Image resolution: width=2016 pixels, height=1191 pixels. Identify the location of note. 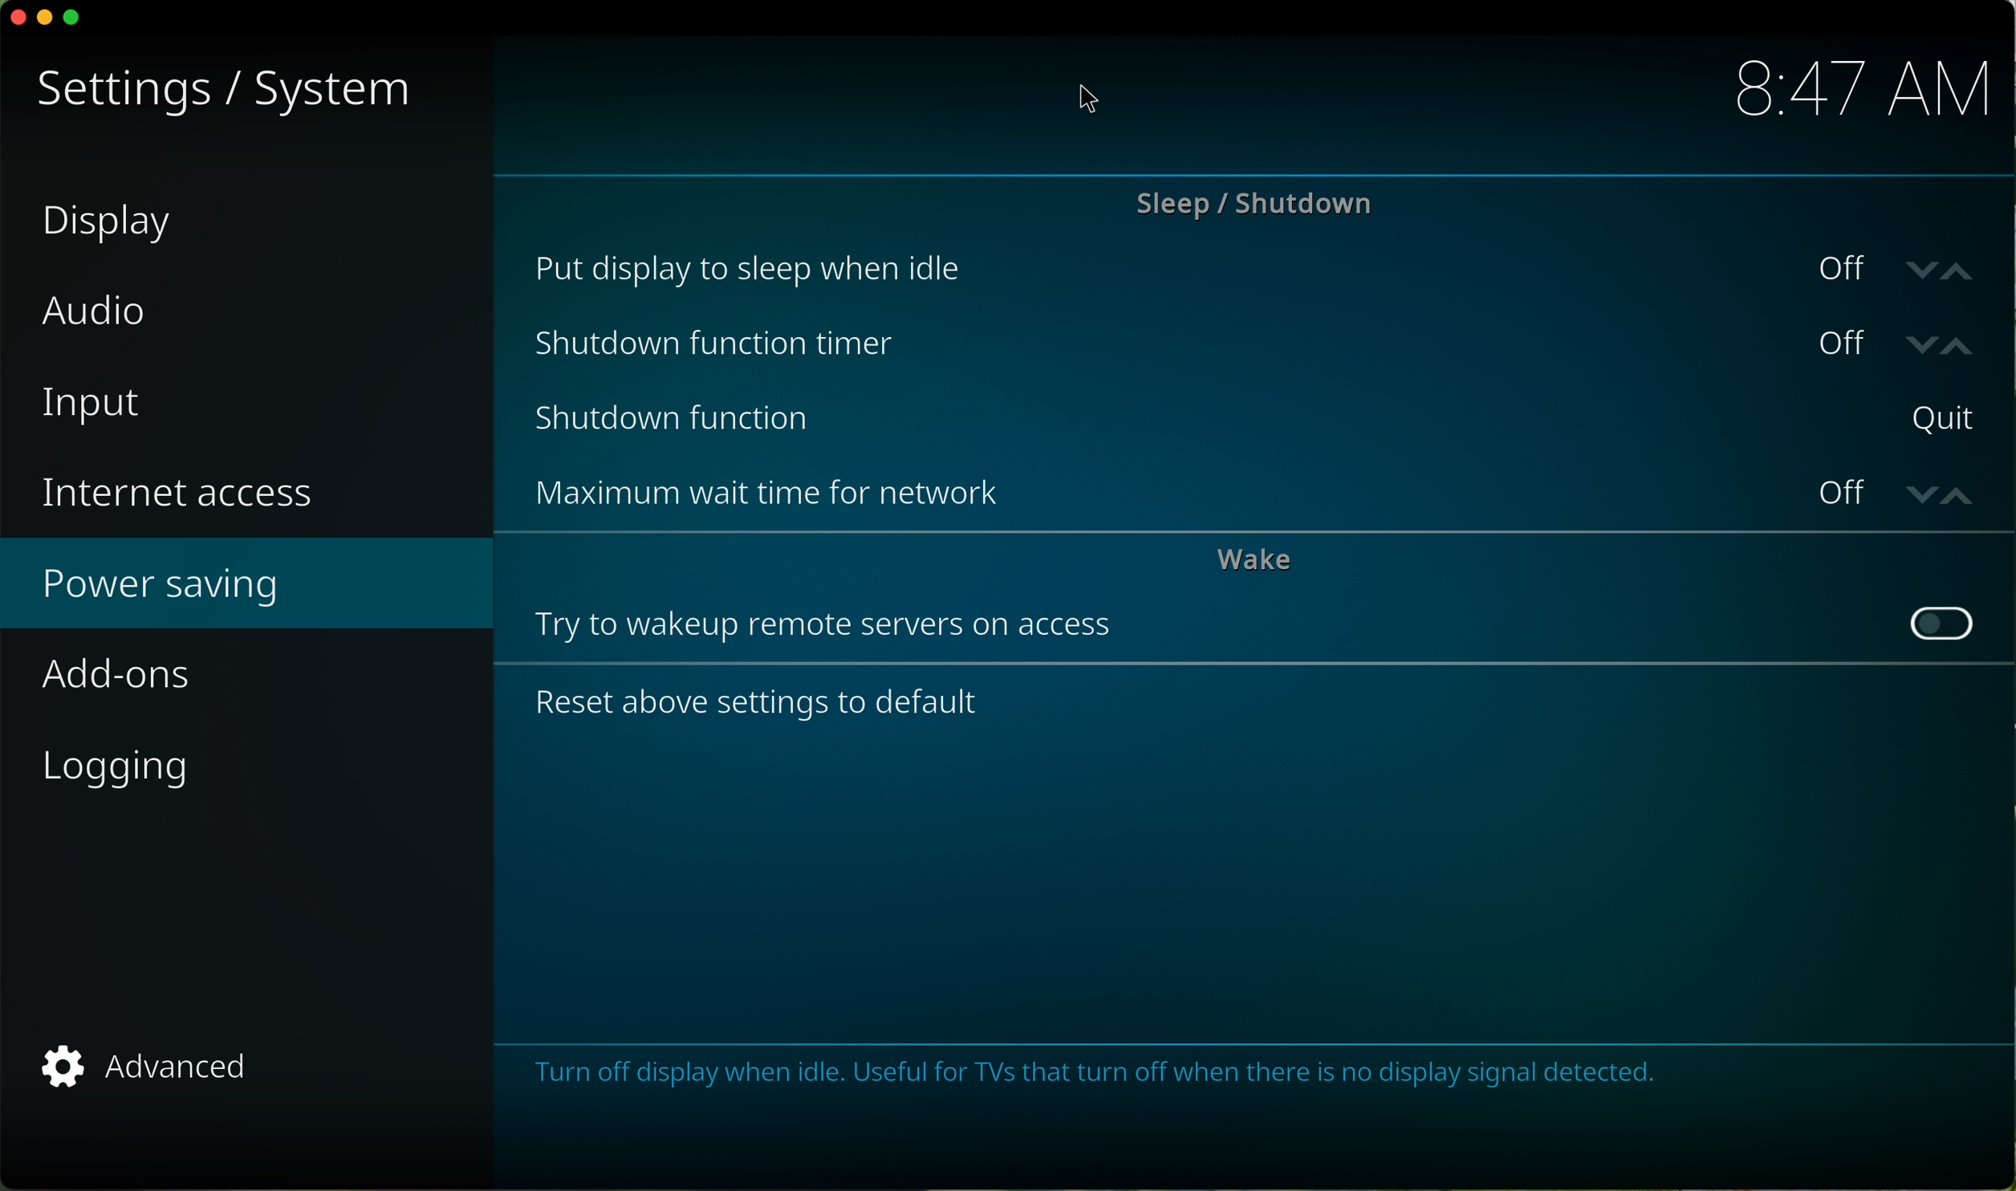
(1103, 1071).